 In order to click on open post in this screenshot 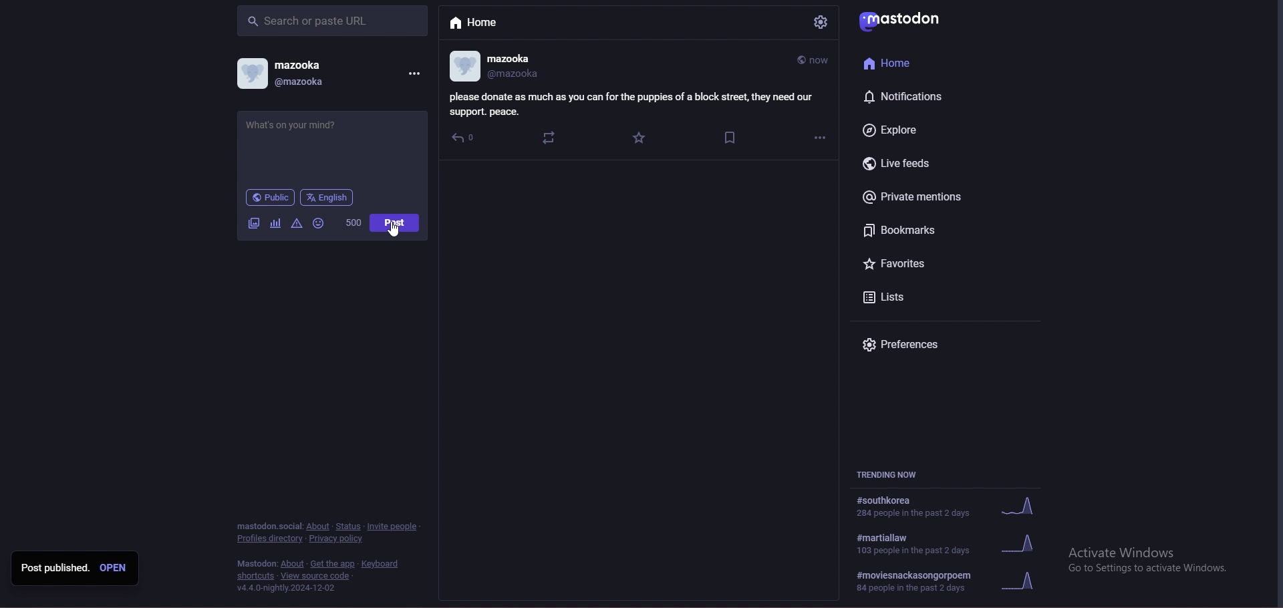, I will do `click(114, 568)`.